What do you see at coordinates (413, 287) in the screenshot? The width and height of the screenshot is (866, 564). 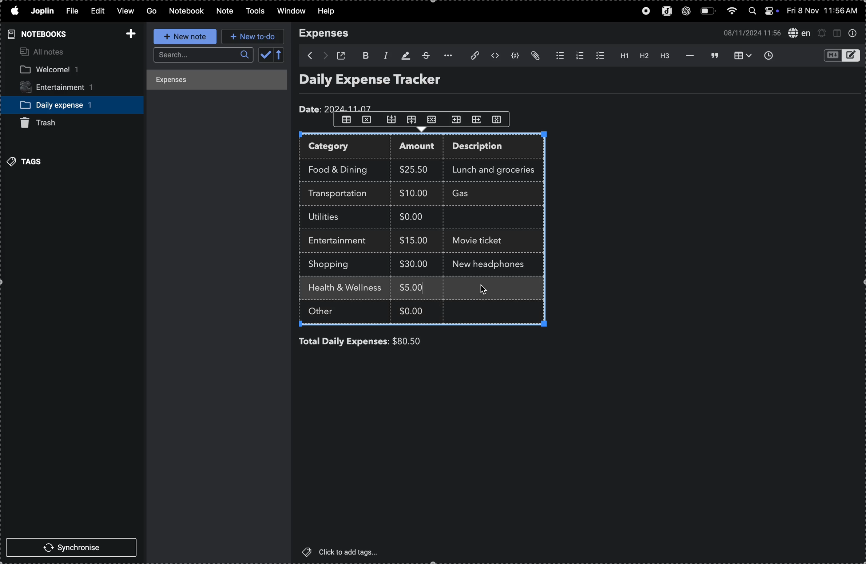 I see `$5.00` at bounding box center [413, 287].